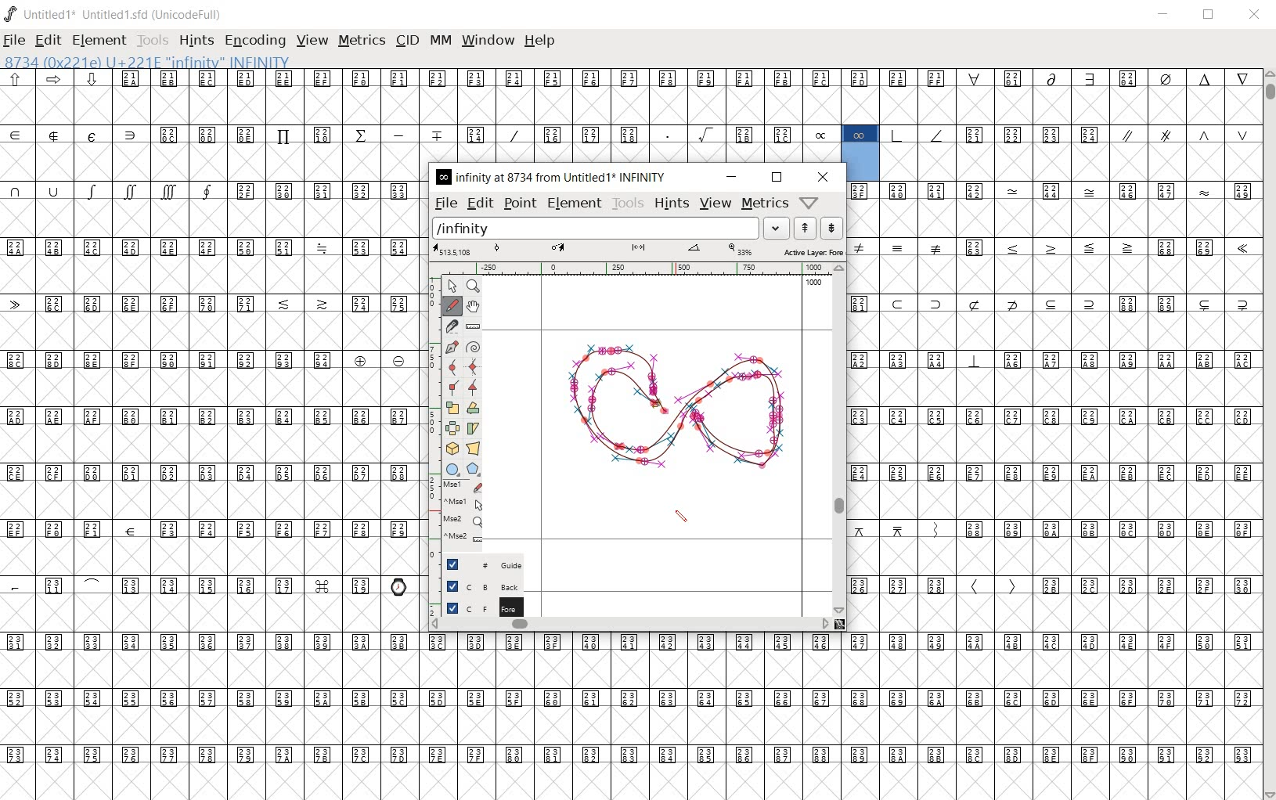  I want to click on Unicode code points, so click(1189, 247).